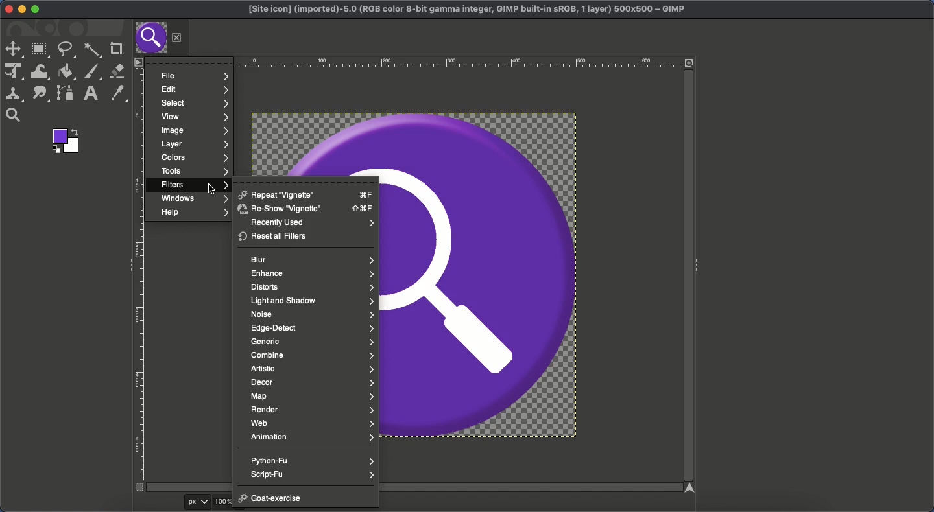 Image resolution: width=934 pixels, height=512 pixels. I want to click on Help, so click(193, 213).